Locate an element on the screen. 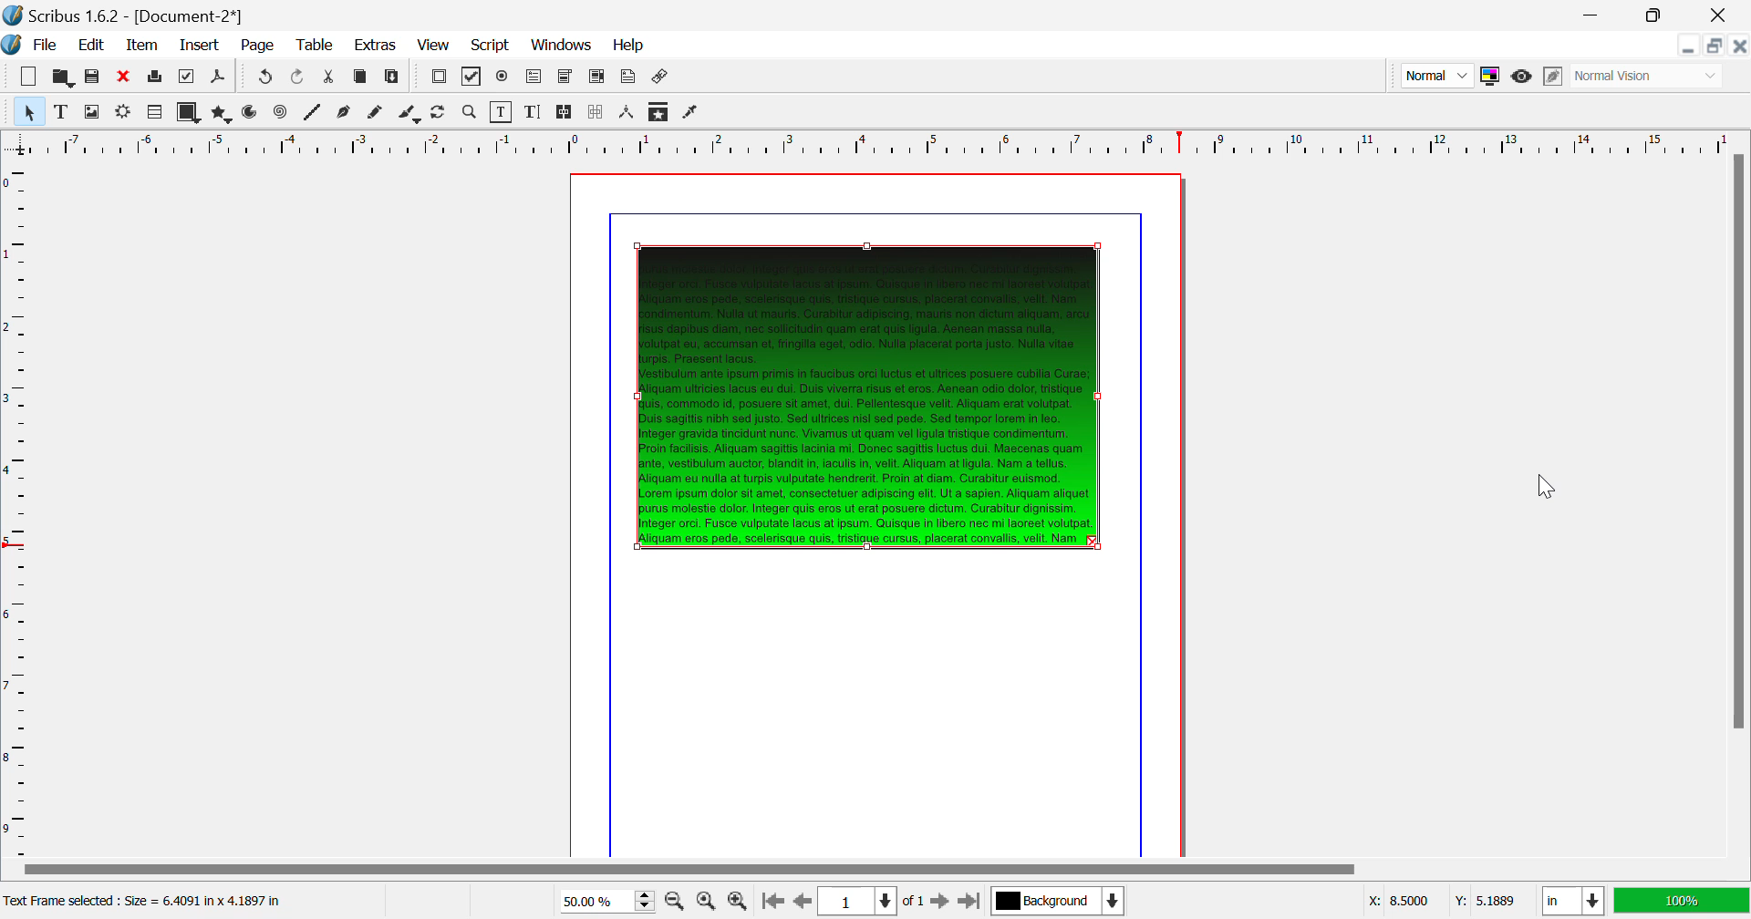  Toggle Color Management is located at coordinates (1489, 76).